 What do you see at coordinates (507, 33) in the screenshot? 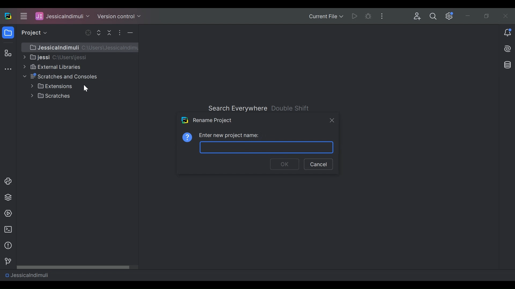
I see `Notification` at bounding box center [507, 33].